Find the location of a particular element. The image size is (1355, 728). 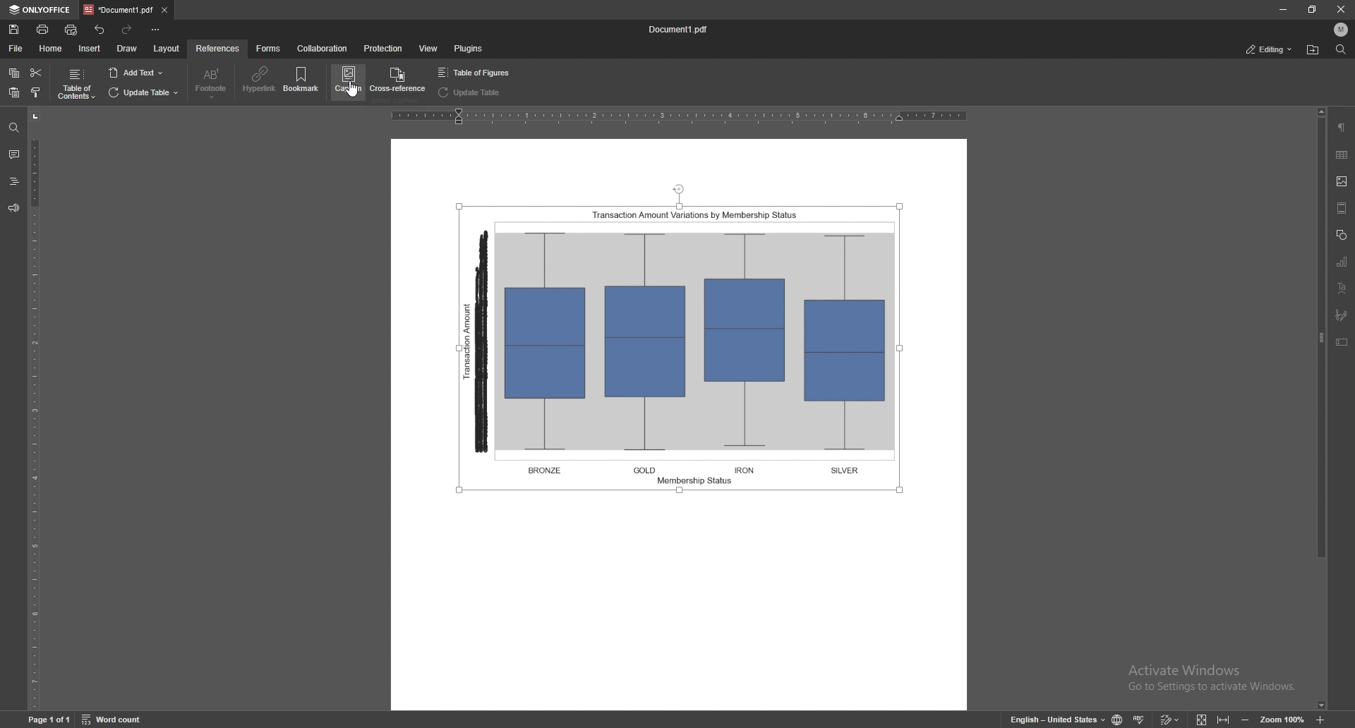

quick print is located at coordinates (73, 30).